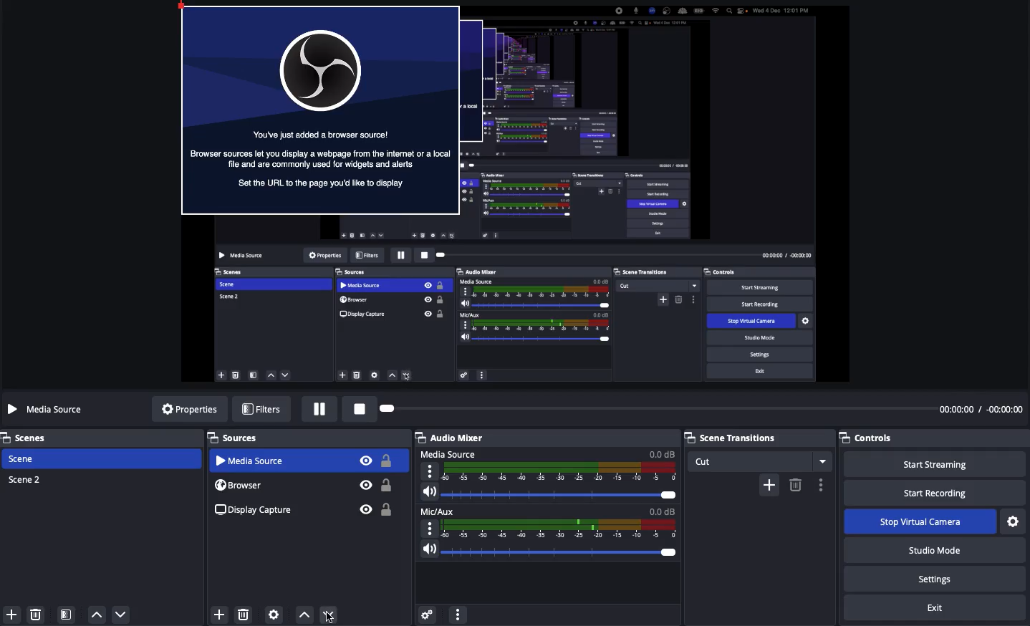 The height and width of the screenshot is (626, 1030). What do you see at coordinates (274, 614) in the screenshot?
I see `Sources preferences` at bounding box center [274, 614].